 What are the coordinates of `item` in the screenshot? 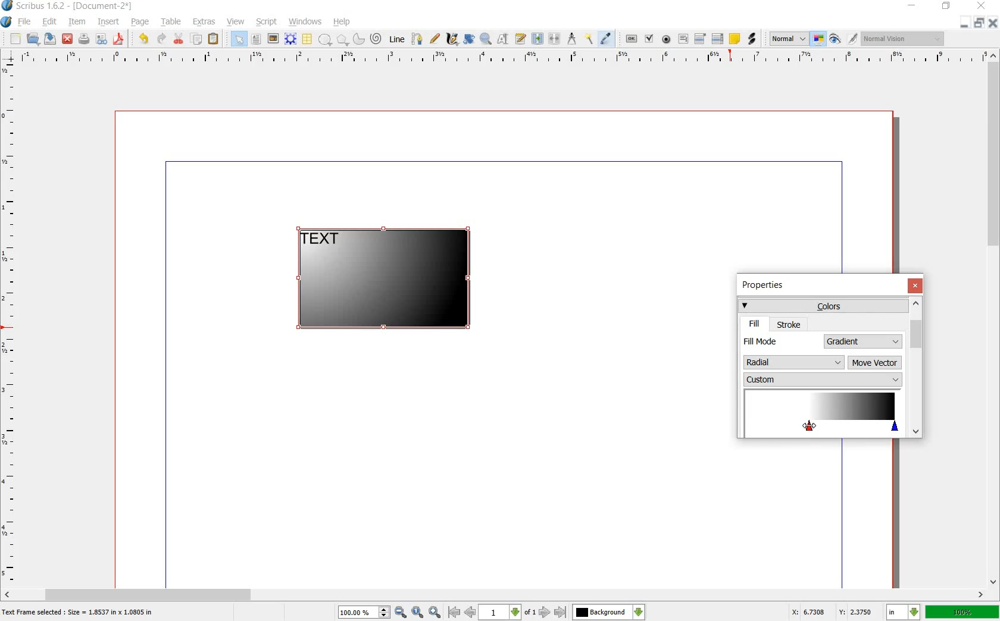 It's located at (76, 23).